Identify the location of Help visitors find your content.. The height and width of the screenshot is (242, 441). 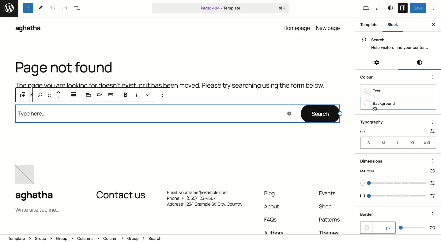
(399, 48).